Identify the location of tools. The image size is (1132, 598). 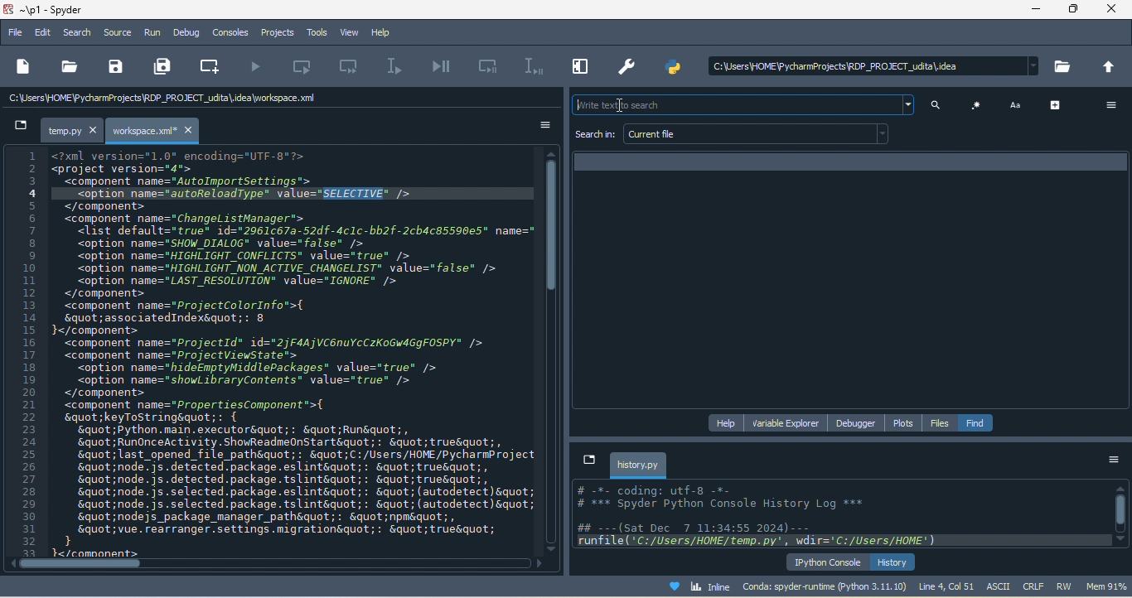
(314, 33).